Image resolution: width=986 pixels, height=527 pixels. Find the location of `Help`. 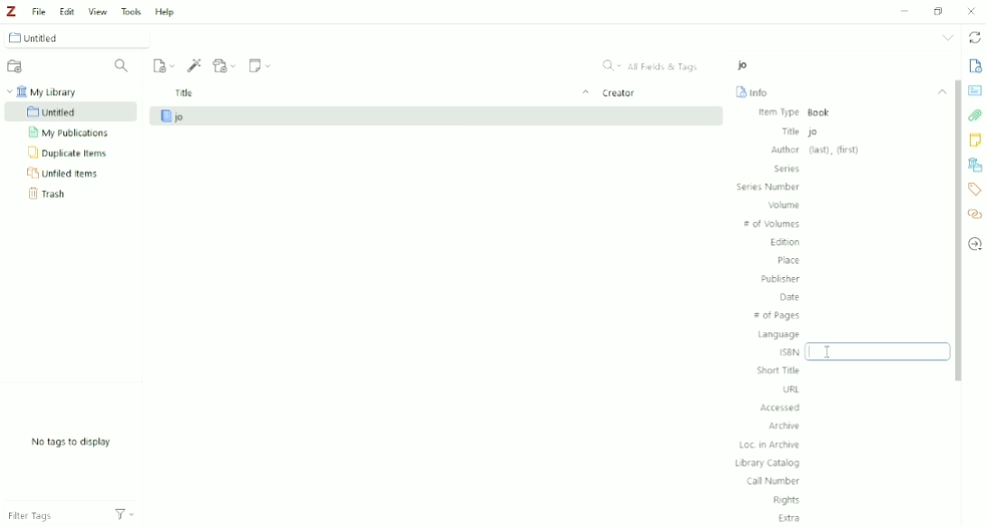

Help is located at coordinates (166, 13).